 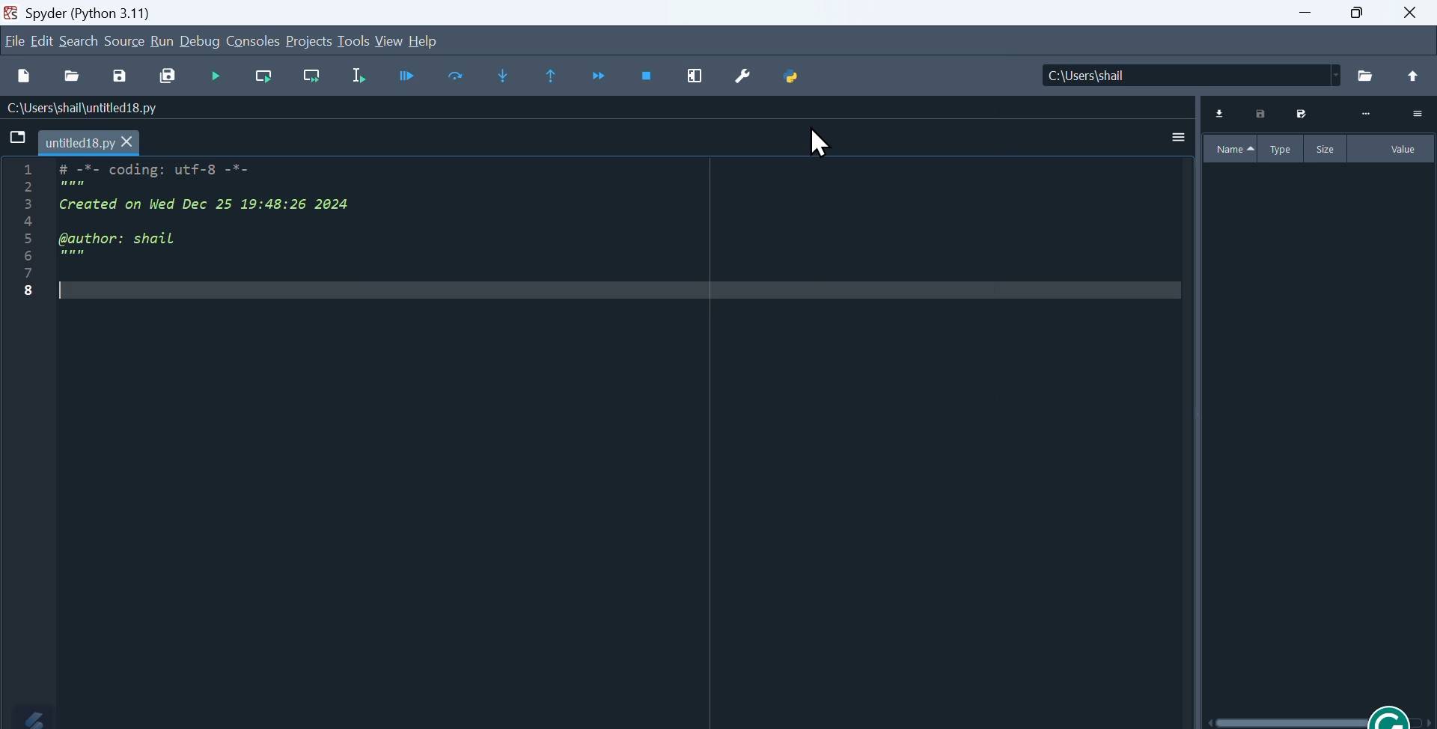 I want to click on folder, so click(x=1302, y=114).